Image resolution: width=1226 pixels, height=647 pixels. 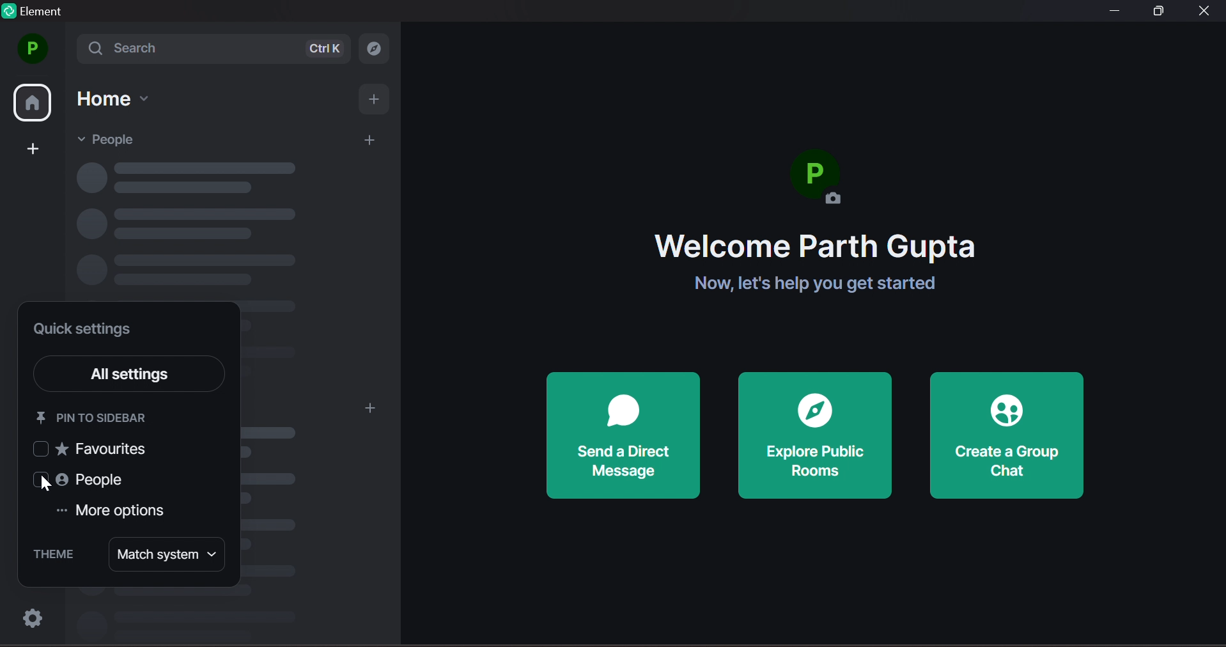 I want to click on minimize, so click(x=1113, y=13).